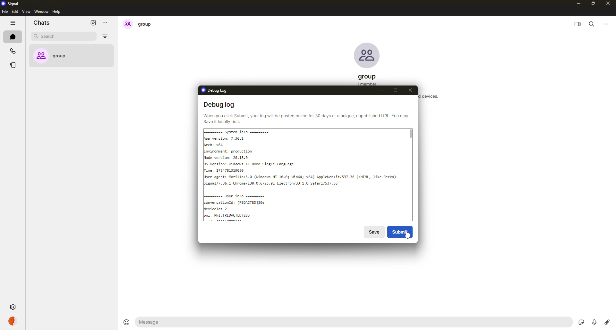 This screenshot has height=330, width=616. What do you see at coordinates (305, 118) in the screenshot?
I see `info` at bounding box center [305, 118].